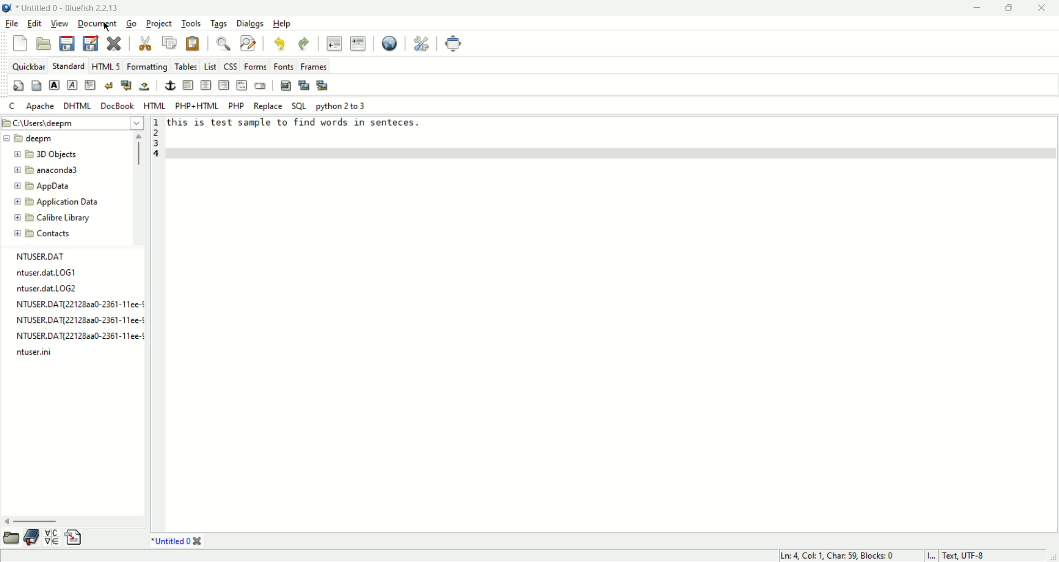 Image resolution: width=1059 pixels, height=562 pixels. What do you see at coordinates (283, 66) in the screenshot?
I see `fonts` at bounding box center [283, 66].